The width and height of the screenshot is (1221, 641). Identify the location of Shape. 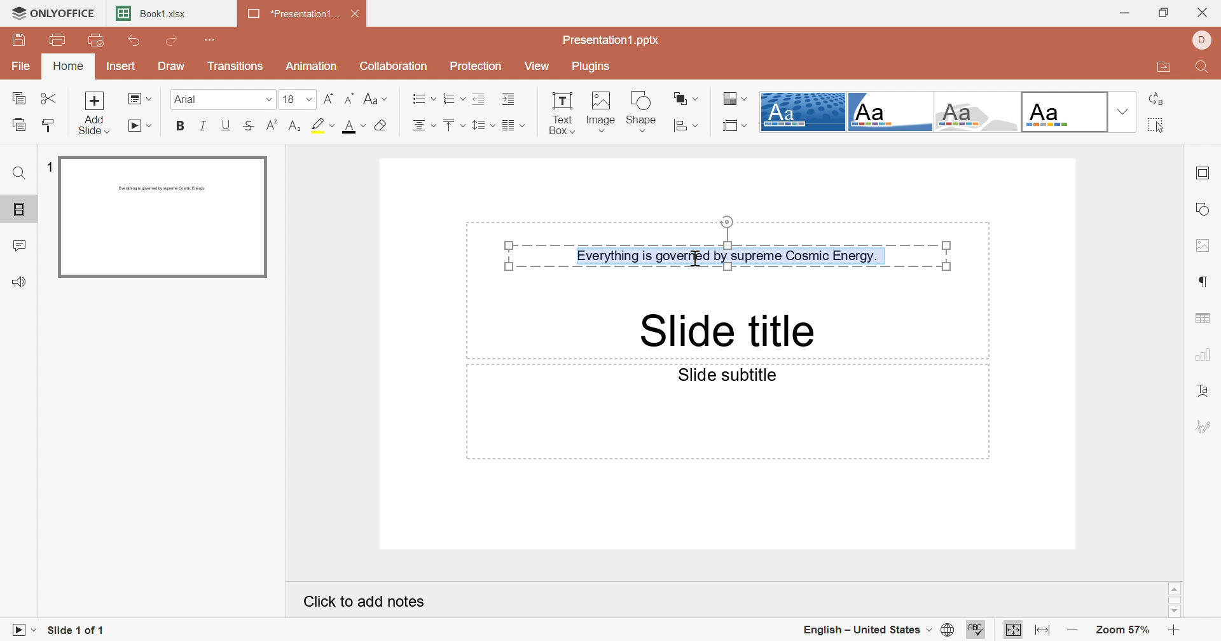
(641, 111).